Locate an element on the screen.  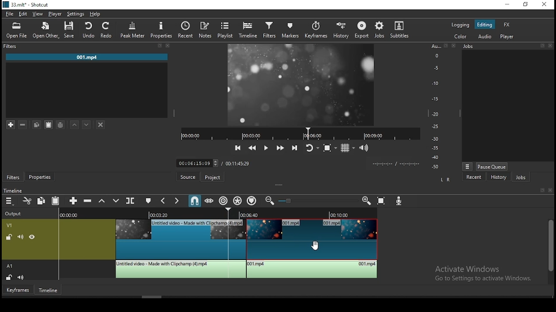
jobs is located at coordinates (523, 179).